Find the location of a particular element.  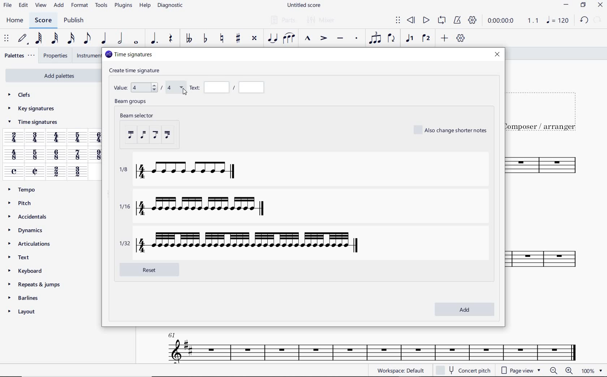

close is located at coordinates (498, 56).